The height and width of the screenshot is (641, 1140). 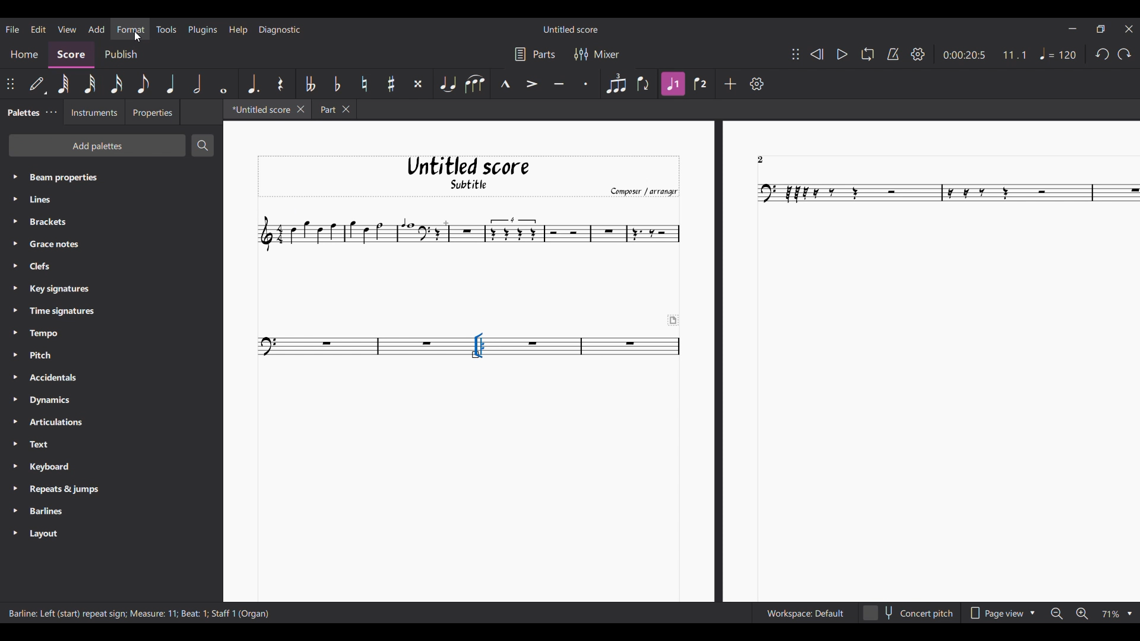 What do you see at coordinates (71, 55) in the screenshot?
I see `Score, current selection` at bounding box center [71, 55].